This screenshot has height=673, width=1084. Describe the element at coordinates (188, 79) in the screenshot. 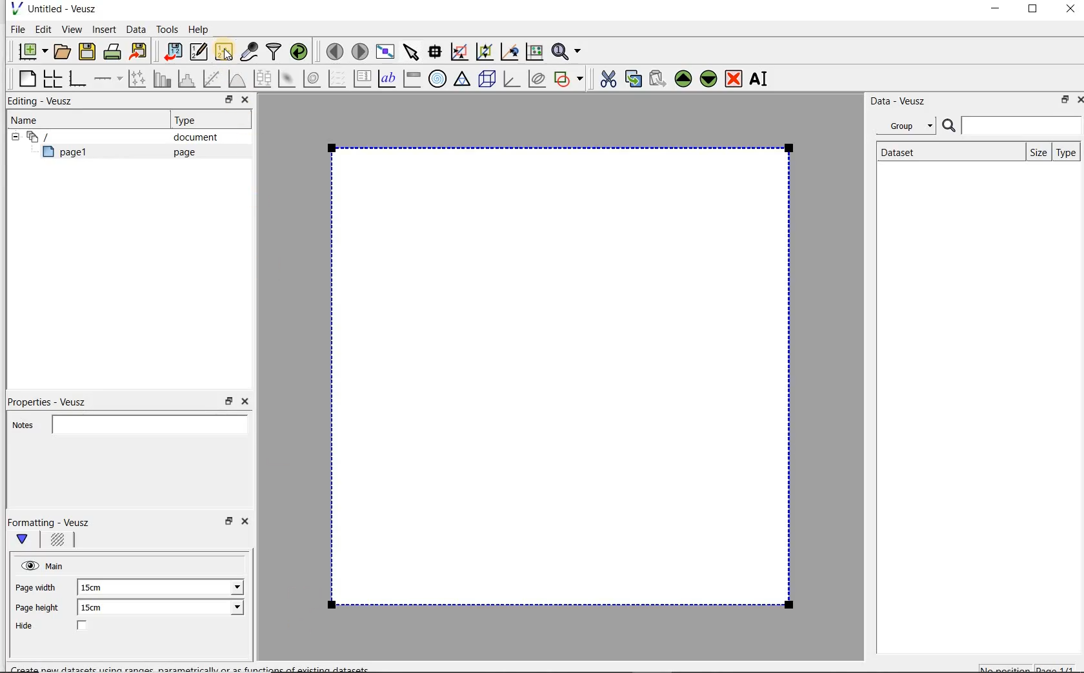

I see `histogram of a dataset` at that location.